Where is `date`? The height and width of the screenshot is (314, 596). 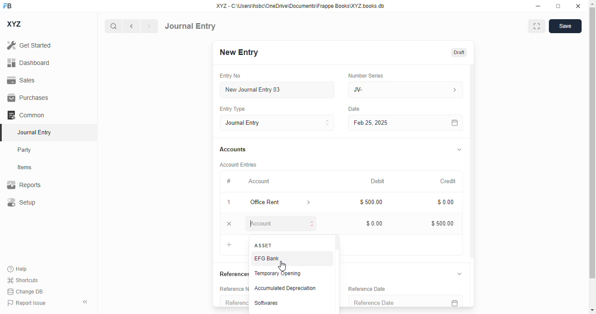 date is located at coordinates (356, 109).